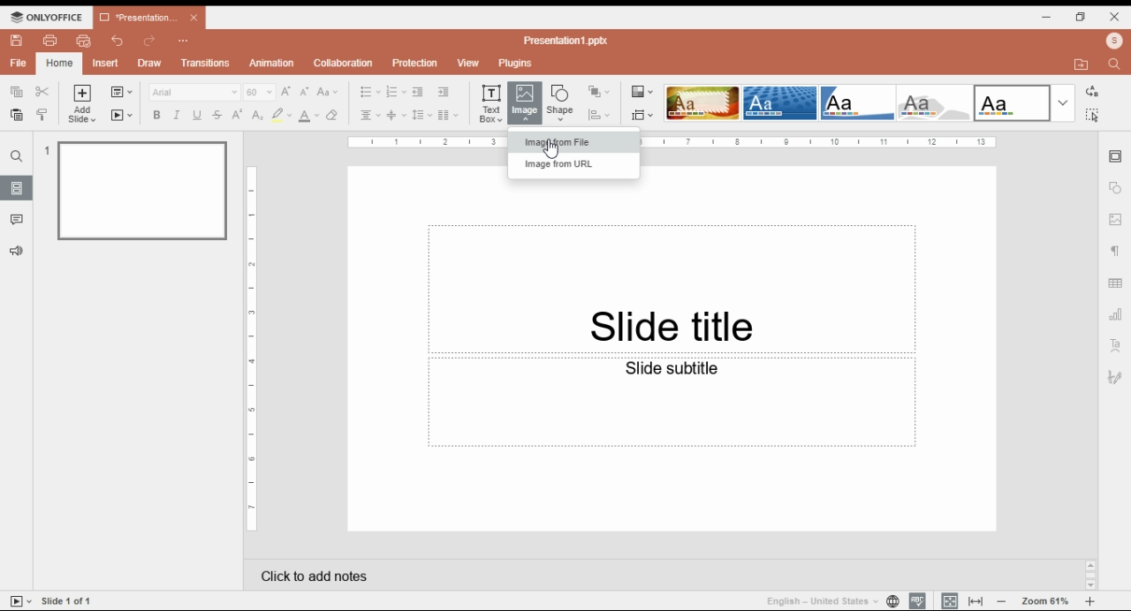  What do you see at coordinates (370, 116) in the screenshot?
I see `horizontal alignment` at bounding box center [370, 116].